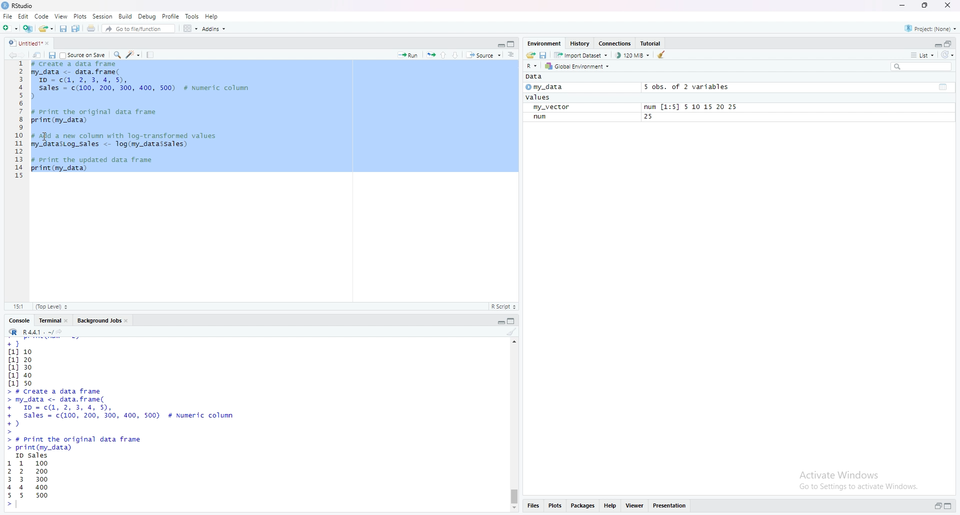 The image size is (960, 515). What do you see at coordinates (506, 307) in the screenshot?
I see `R Script` at bounding box center [506, 307].